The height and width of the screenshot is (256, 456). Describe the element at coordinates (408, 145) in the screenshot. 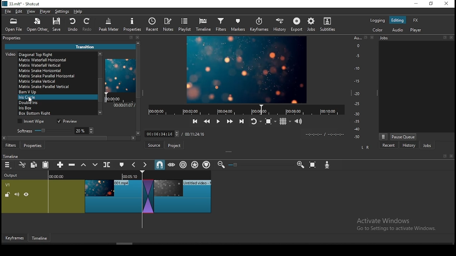

I see `history` at that location.